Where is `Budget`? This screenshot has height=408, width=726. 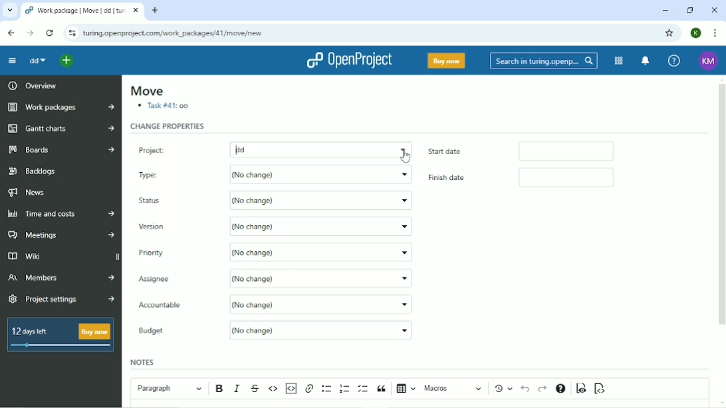
Budget is located at coordinates (154, 332).